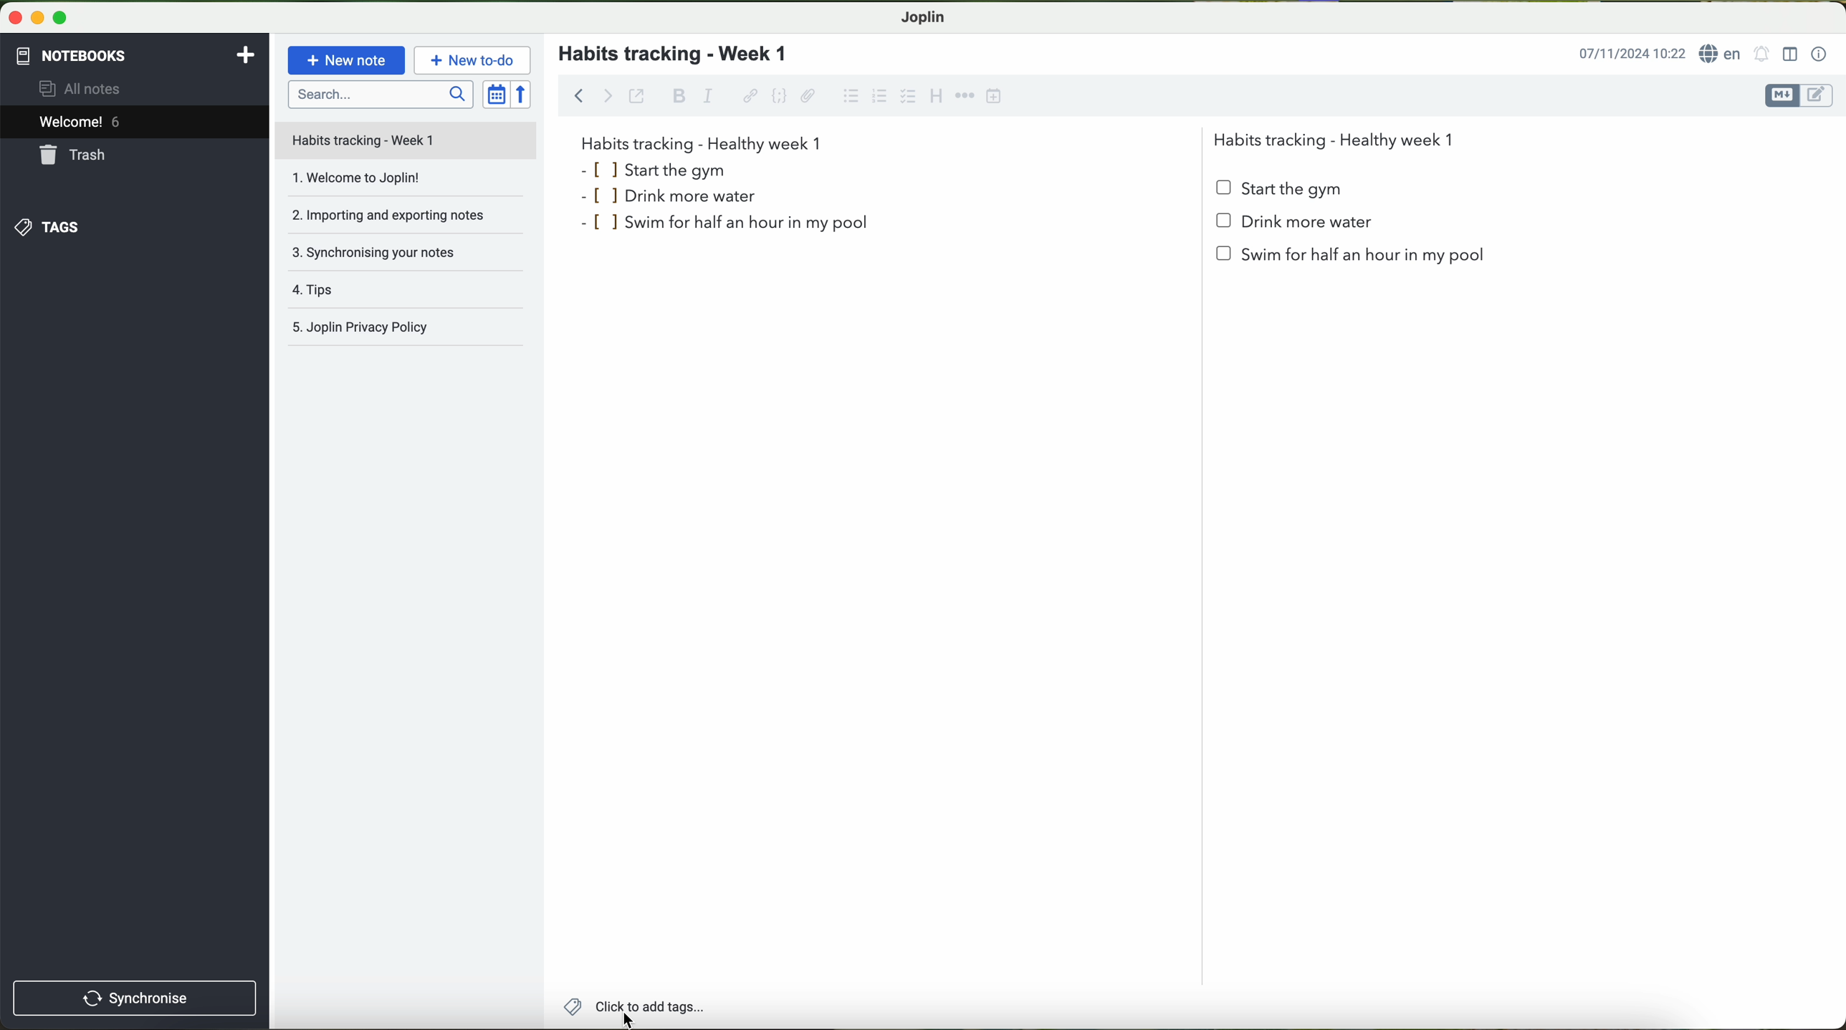  What do you see at coordinates (136, 998) in the screenshot?
I see `synchronise button` at bounding box center [136, 998].